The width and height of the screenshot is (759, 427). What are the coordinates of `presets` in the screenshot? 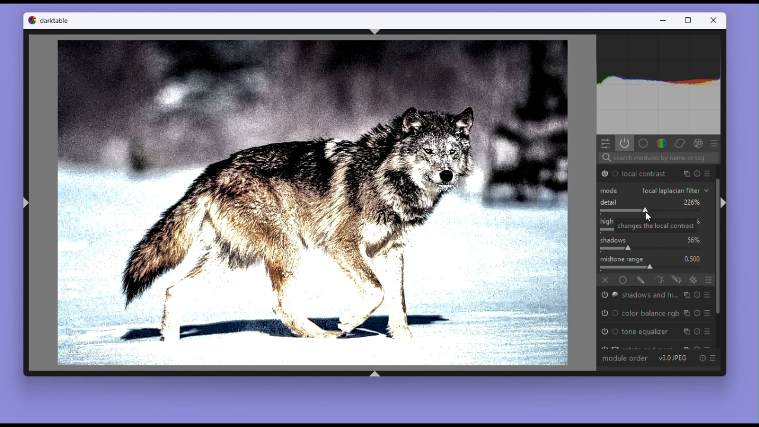 It's located at (699, 175).